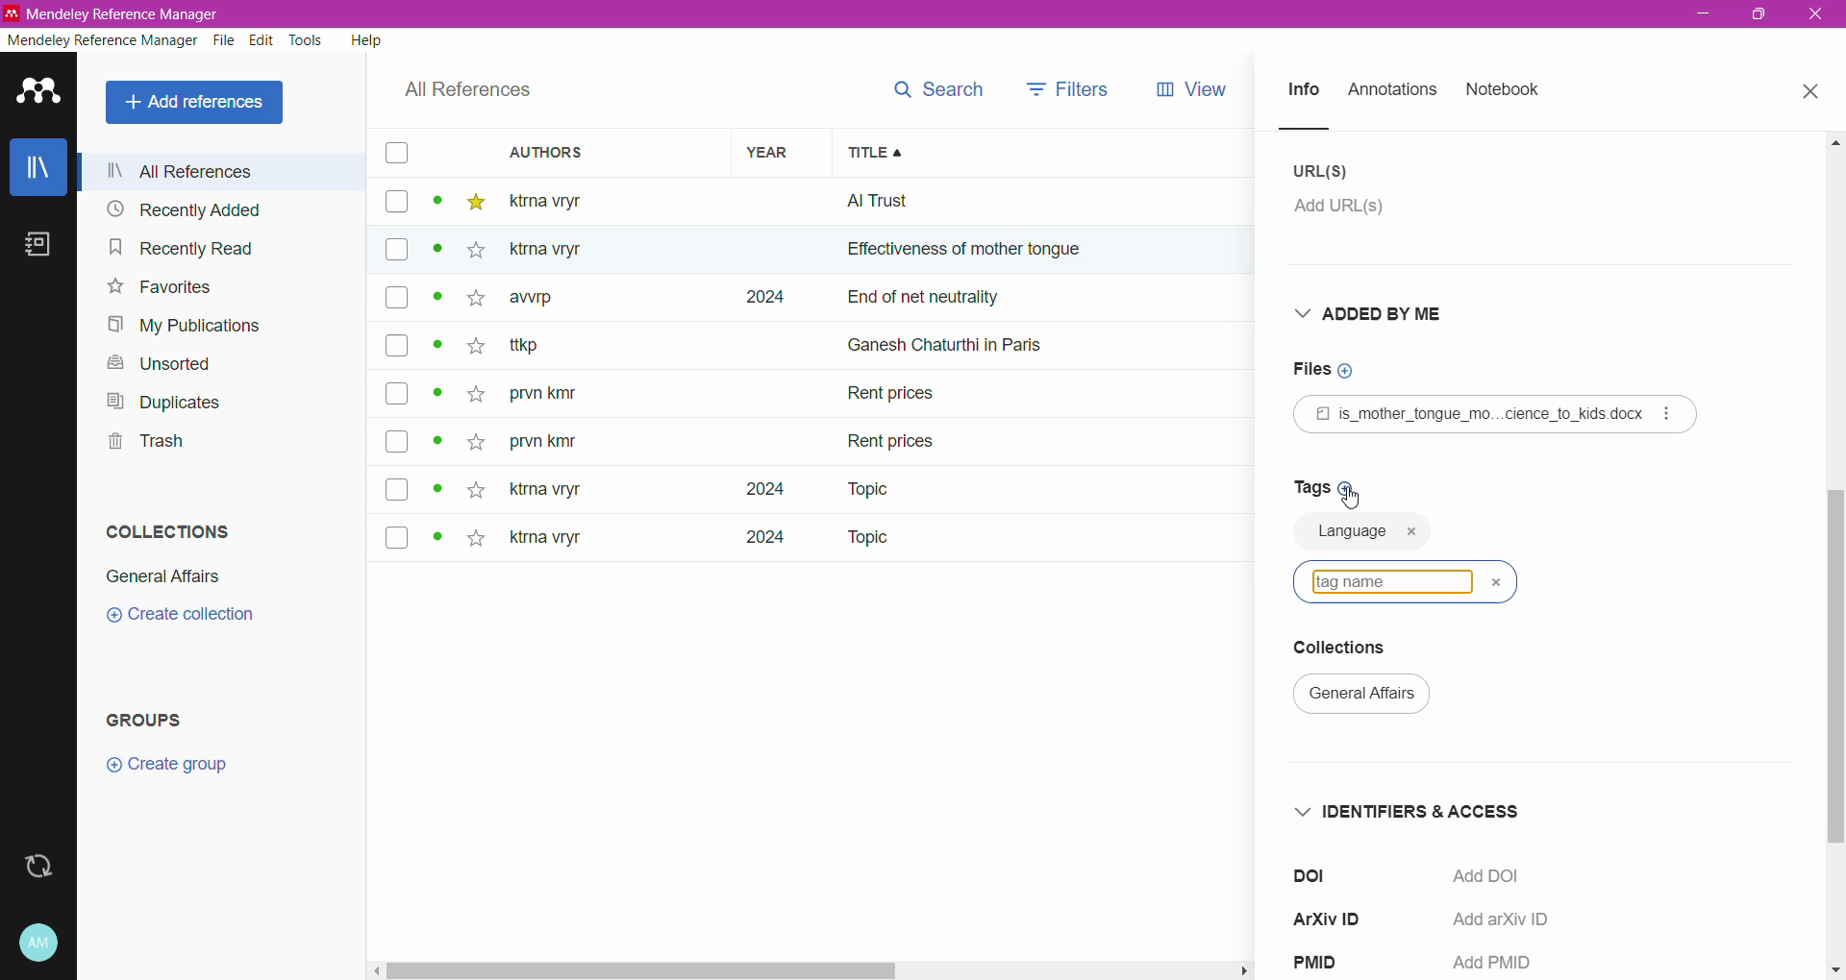 The width and height of the screenshot is (1846, 980). What do you see at coordinates (215, 208) in the screenshot?
I see `Recently Added` at bounding box center [215, 208].